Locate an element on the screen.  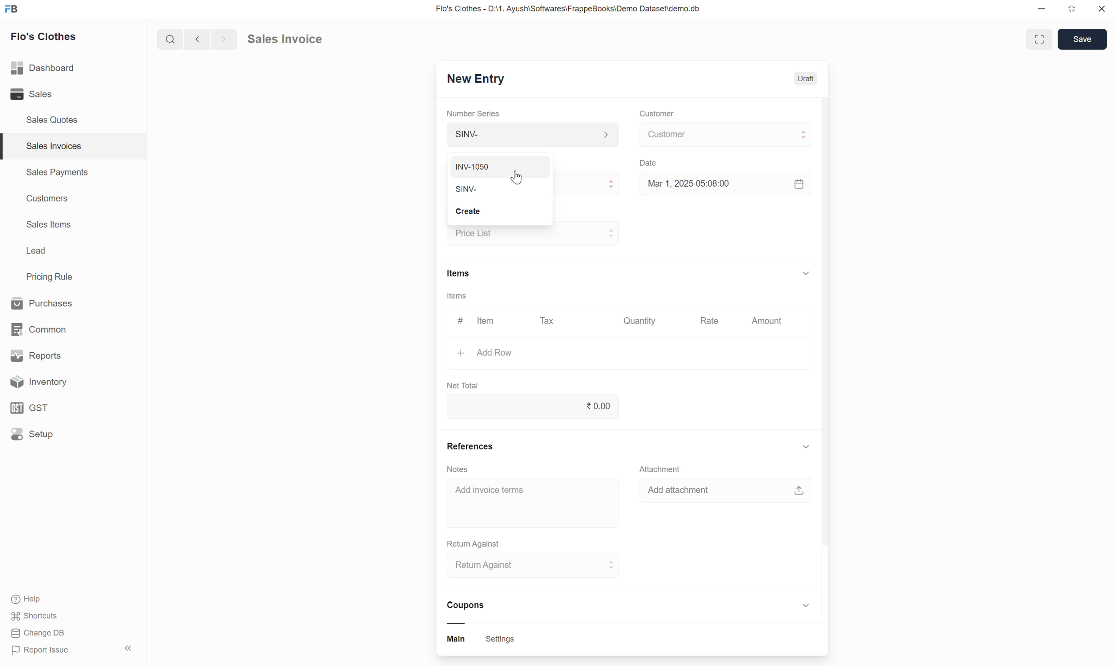
resize  is located at coordinates (1075, 11).